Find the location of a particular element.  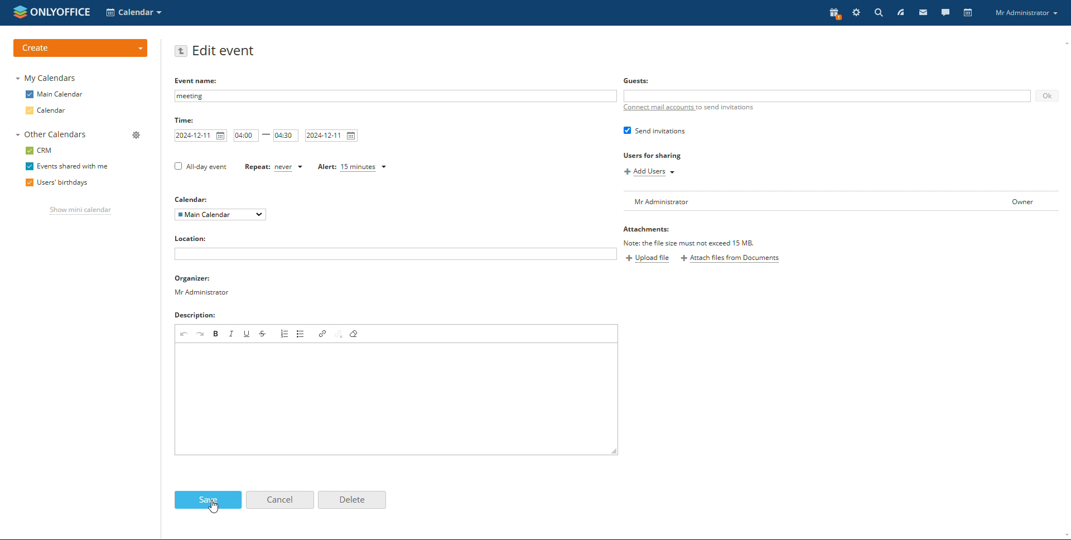

mail is located at coordinates (927, 13).